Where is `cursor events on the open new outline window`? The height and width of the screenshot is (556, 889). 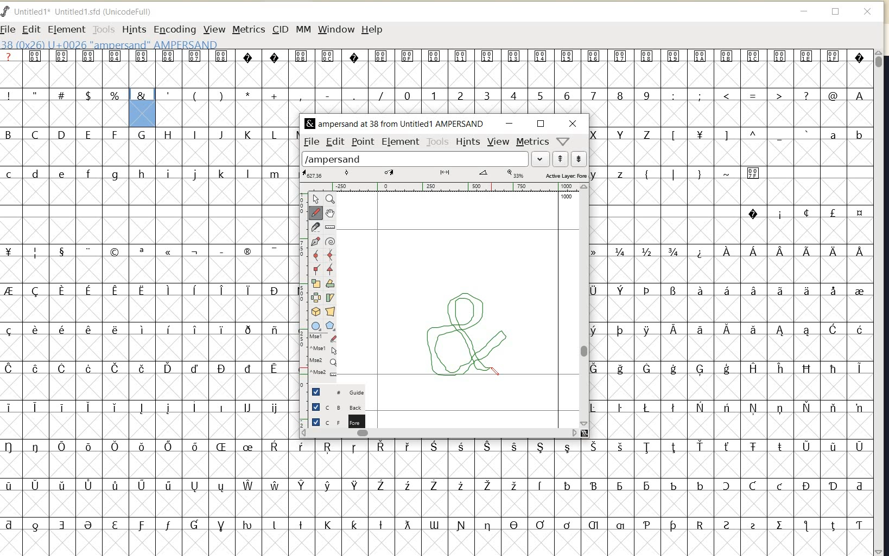
cursor events on the open new outline window is located at coordinates (325, 357).